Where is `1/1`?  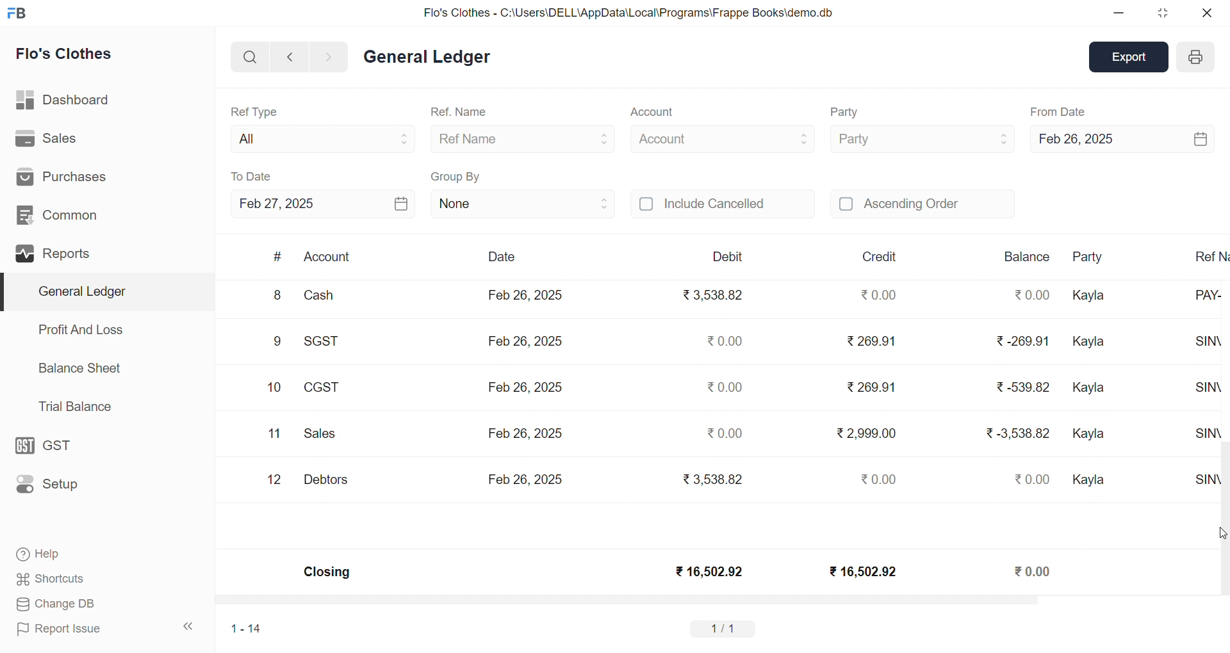
1/1 is located at coordinates (726, 628).